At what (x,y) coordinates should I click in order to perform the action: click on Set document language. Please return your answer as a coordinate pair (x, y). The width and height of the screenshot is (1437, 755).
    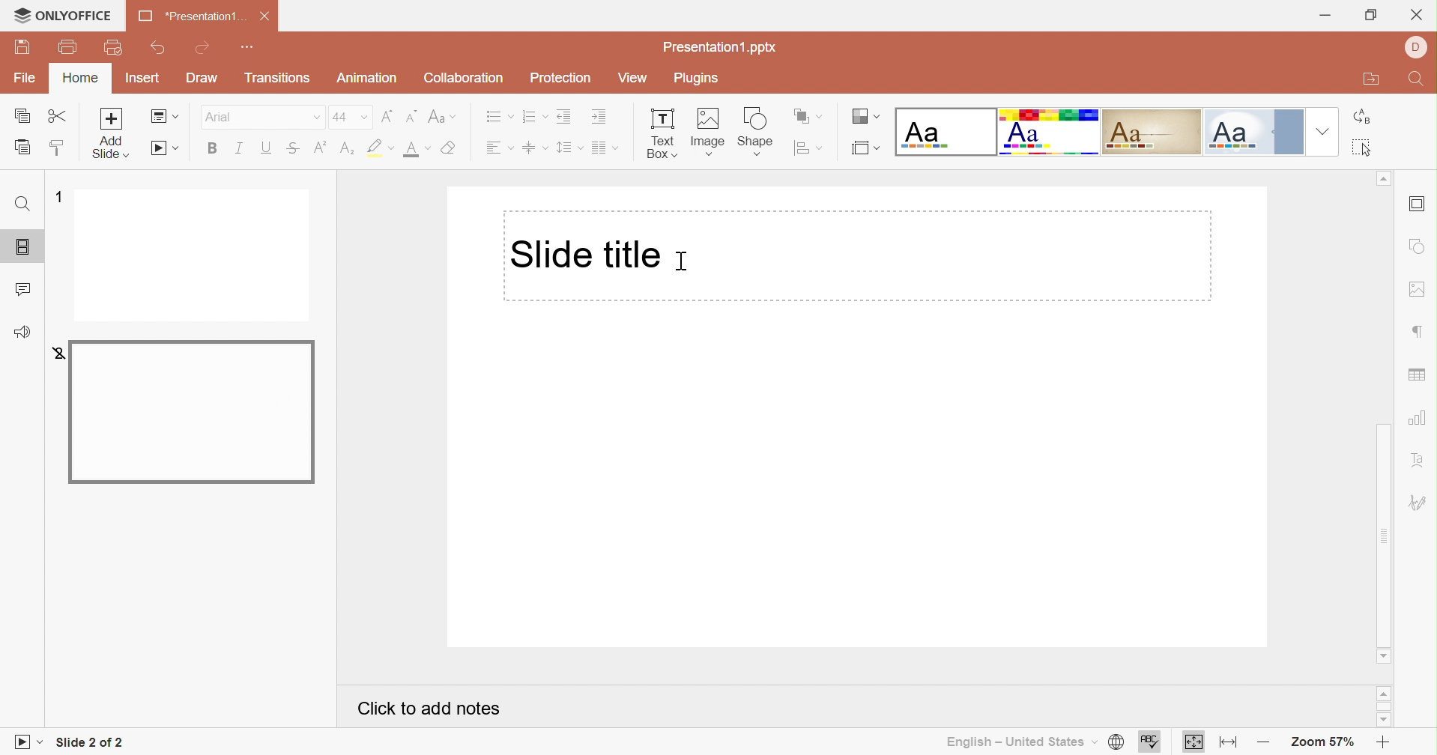
    Looking at the image, I should click on (1119, 743).